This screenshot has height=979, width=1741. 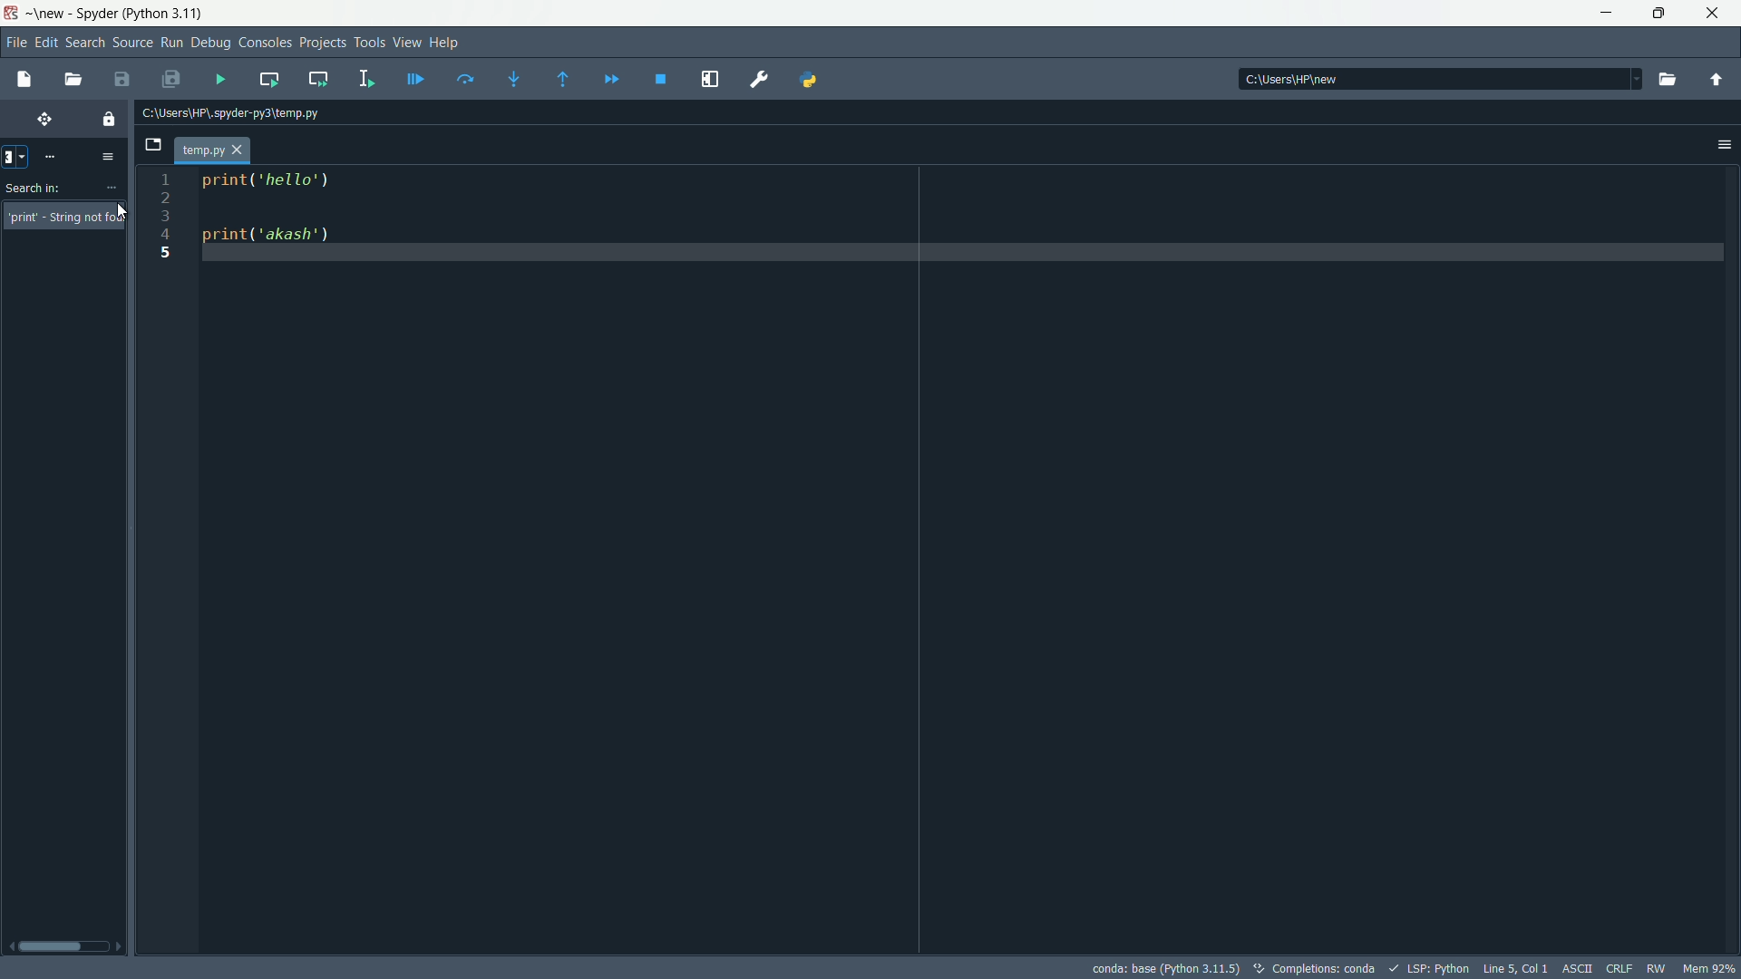 I want to click on cursor, so click(x=118, y=208).